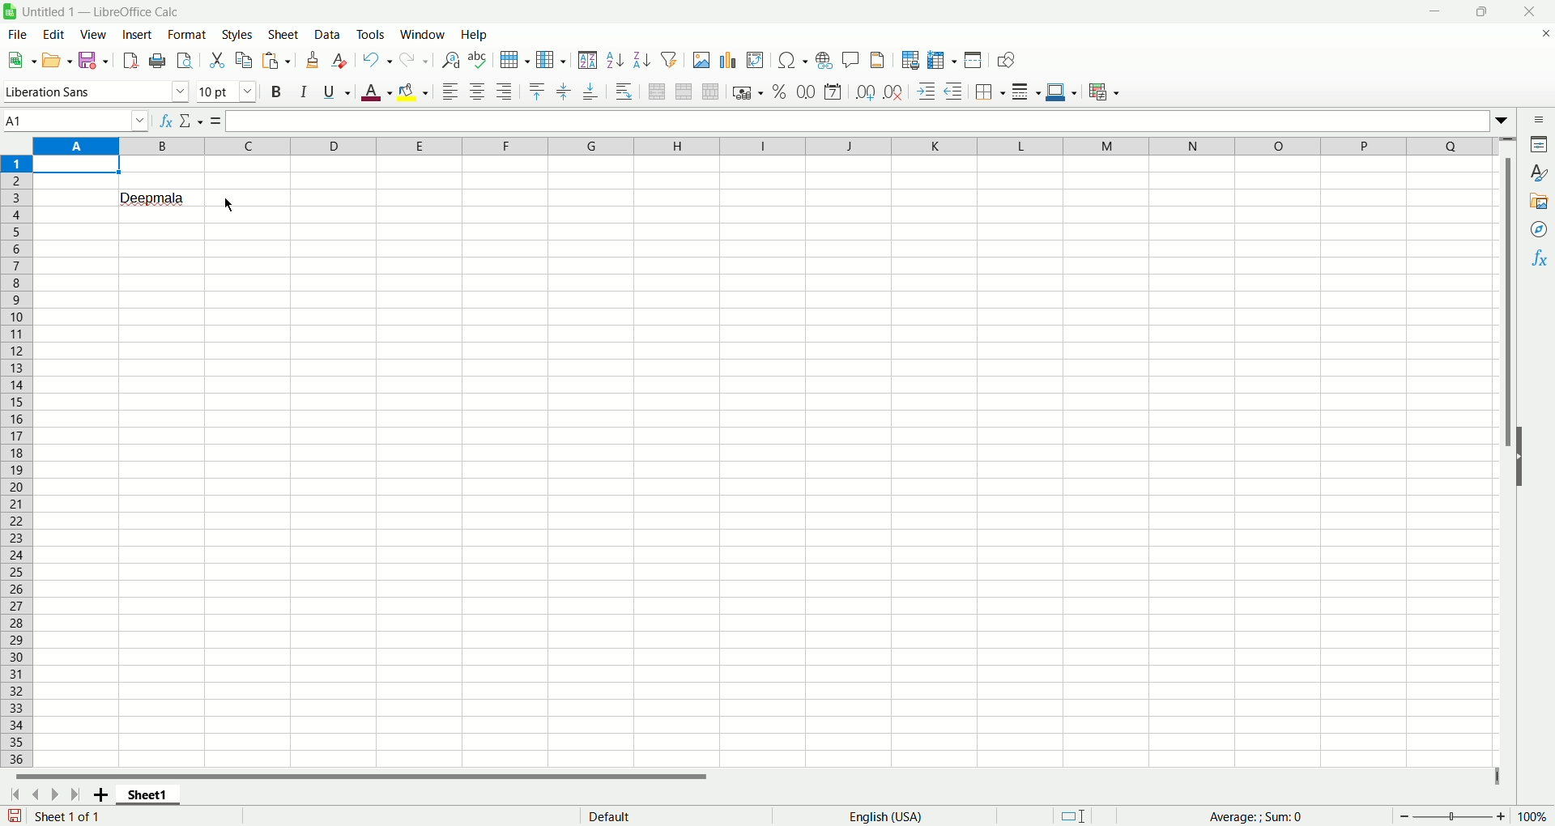 The width and height of the screenshot is (1555, 826). Describe the element at coordinates (478, 92) in the screenshot. I see `Align center` at that location.